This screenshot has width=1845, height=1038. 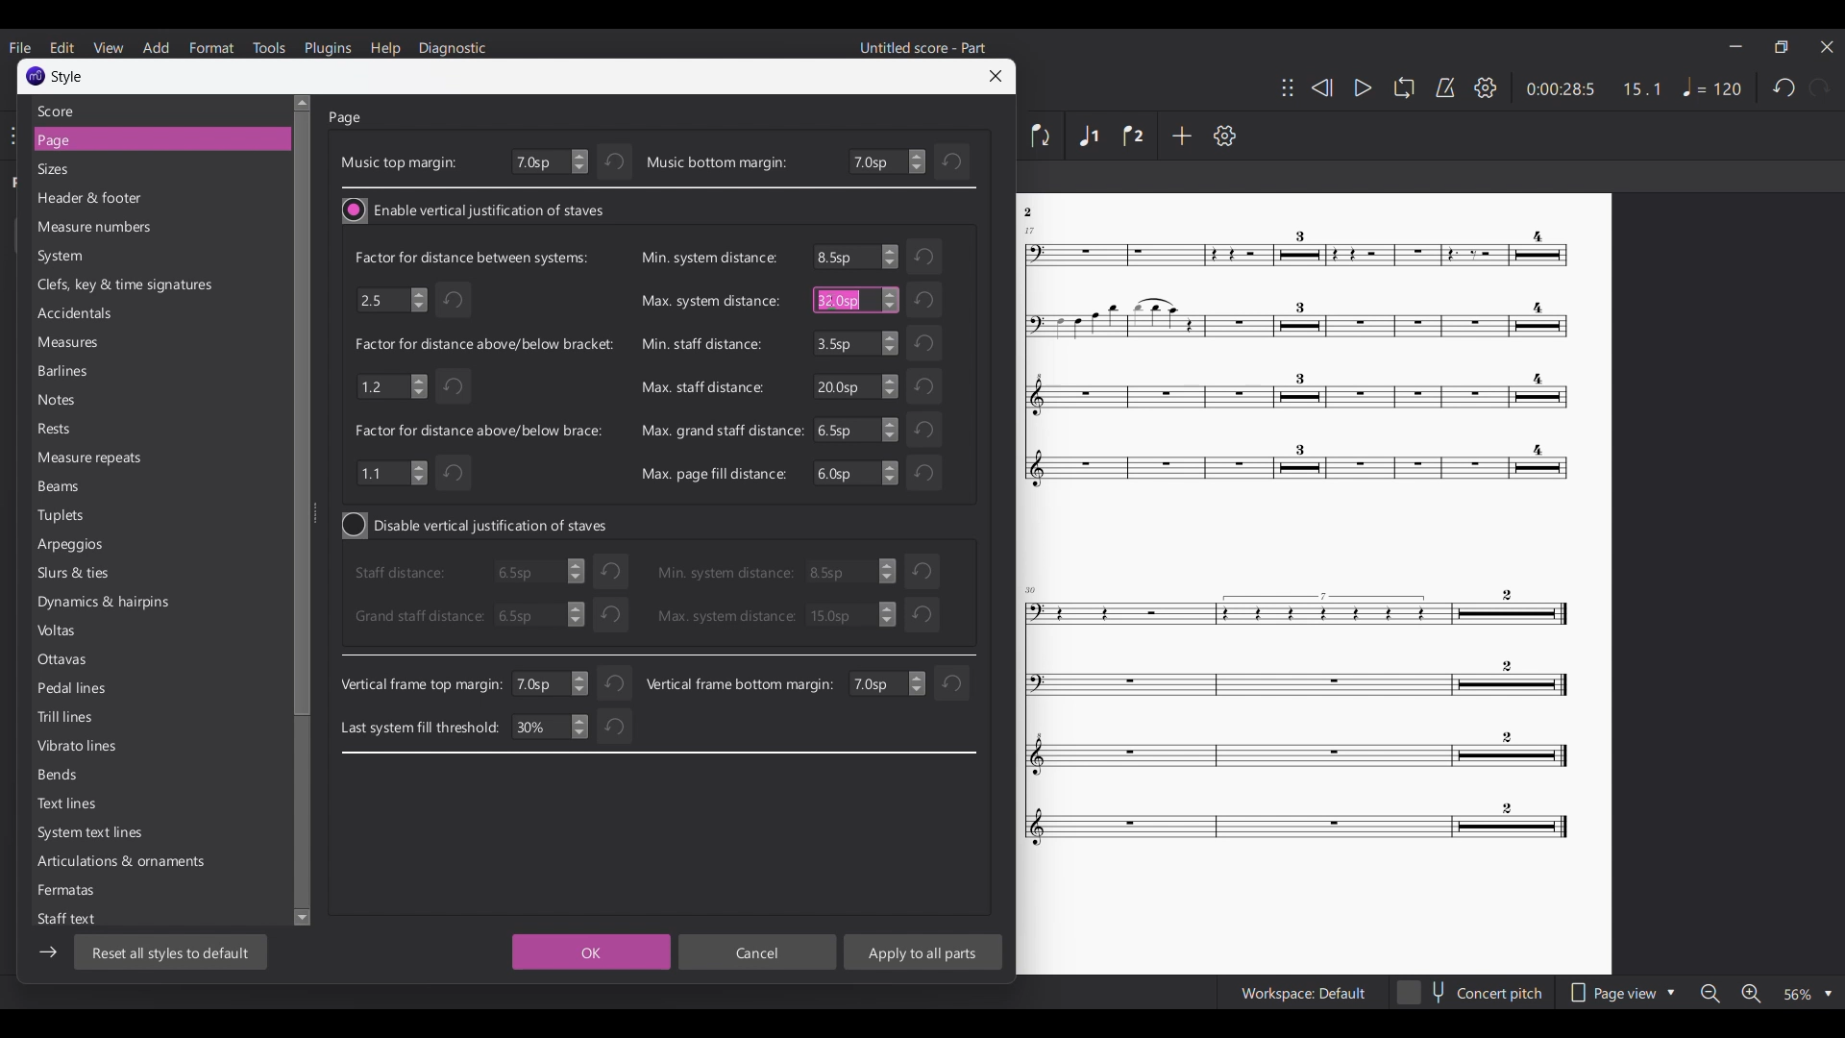 What do you see at coordinates (722, 430) in the screenshot?
I see `Max. grand staff distance` at bounding box center [722, 430].